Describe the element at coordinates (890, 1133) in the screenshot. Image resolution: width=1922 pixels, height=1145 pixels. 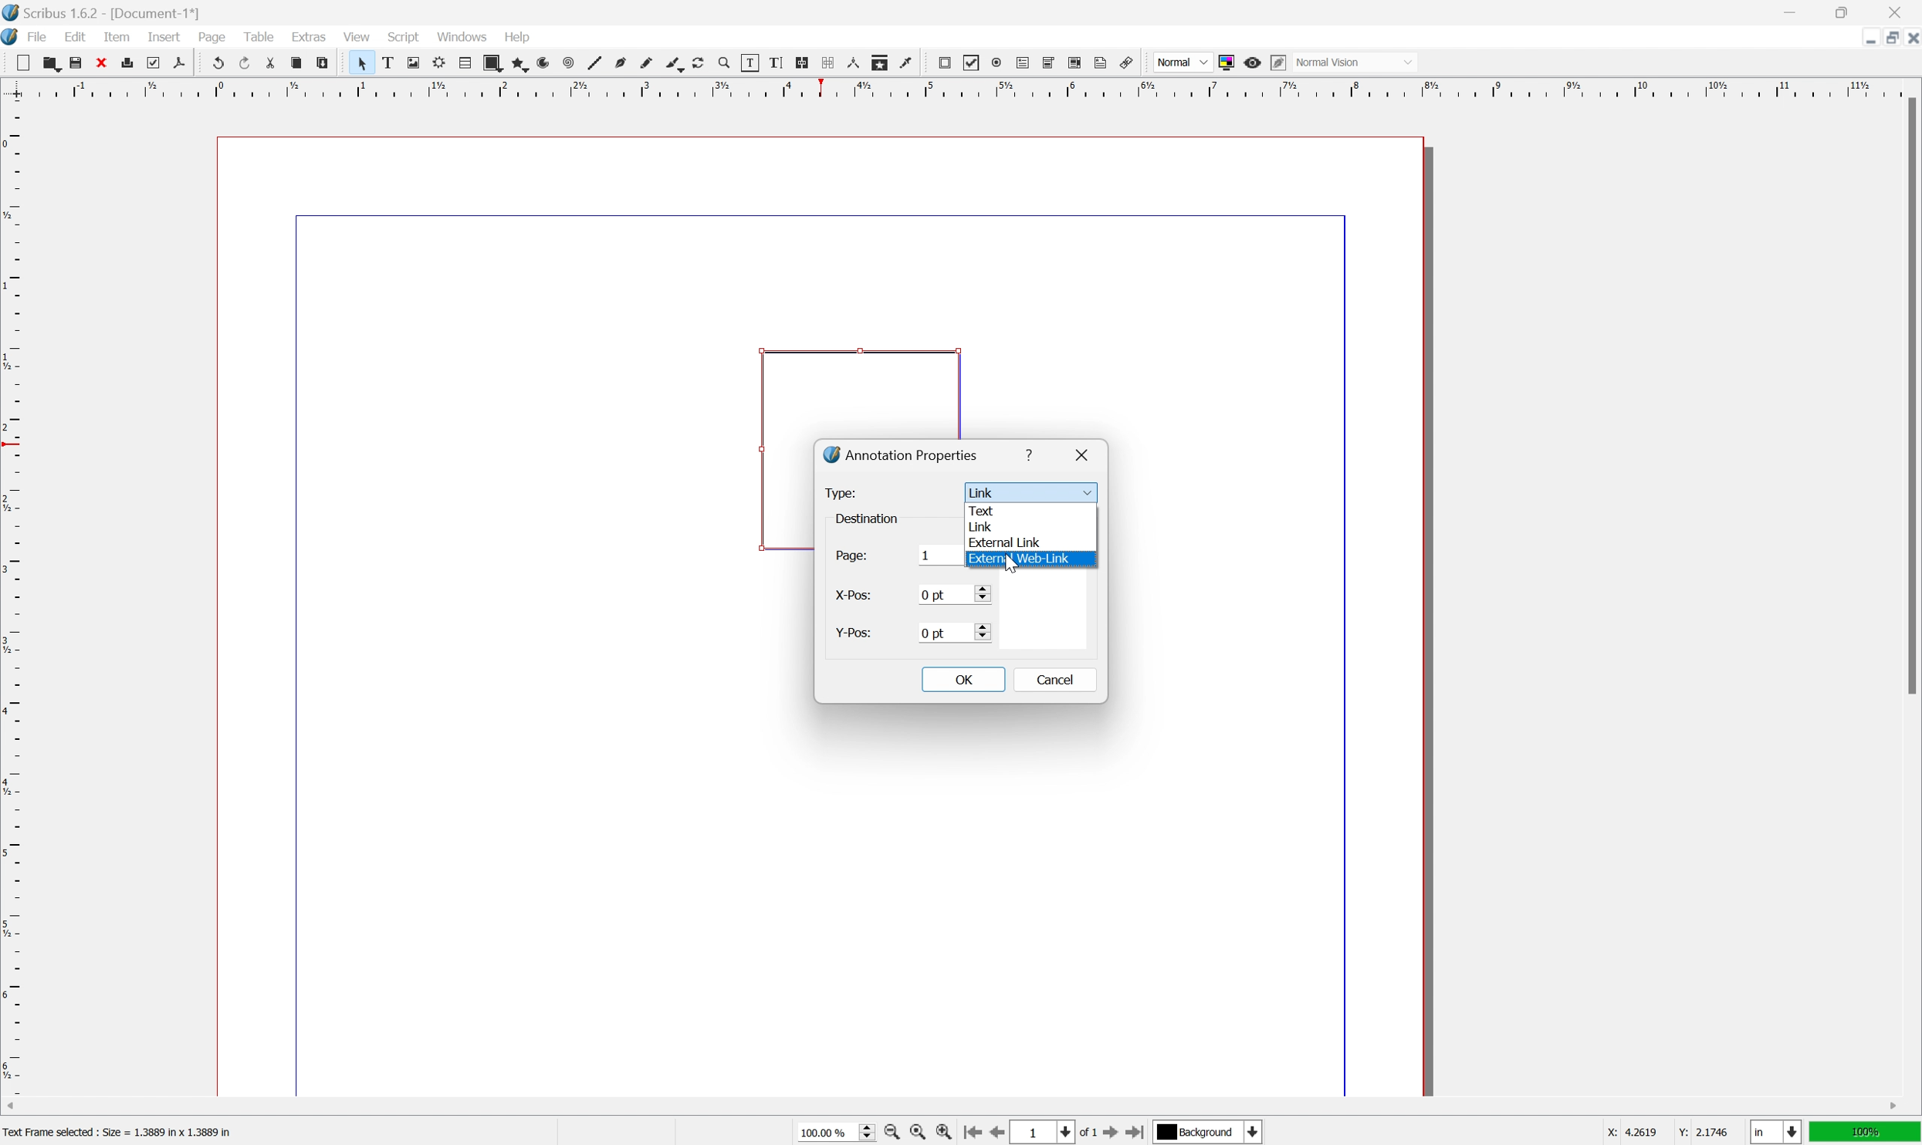
I see `zoom out` at that location.